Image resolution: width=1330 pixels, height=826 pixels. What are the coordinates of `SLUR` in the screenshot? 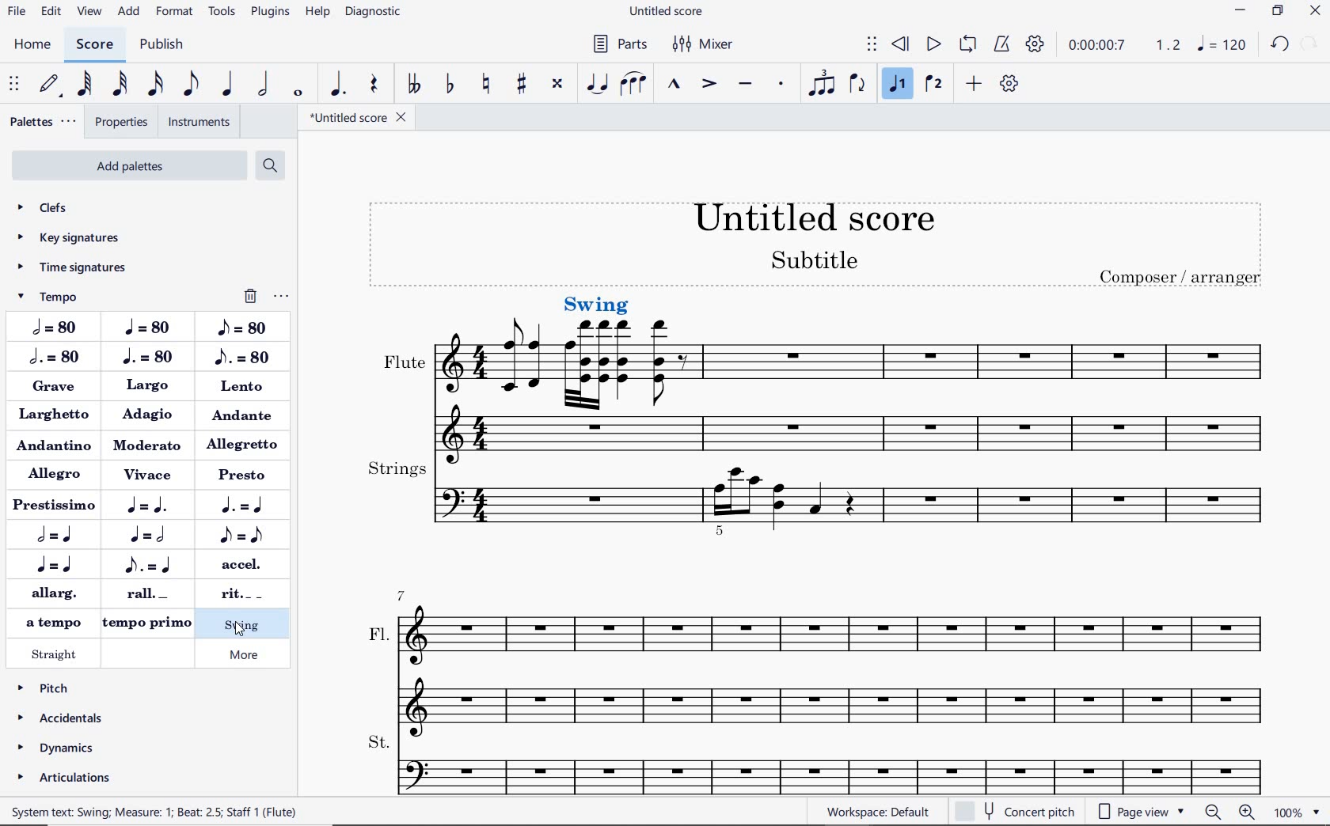 It's located at (633, 85).